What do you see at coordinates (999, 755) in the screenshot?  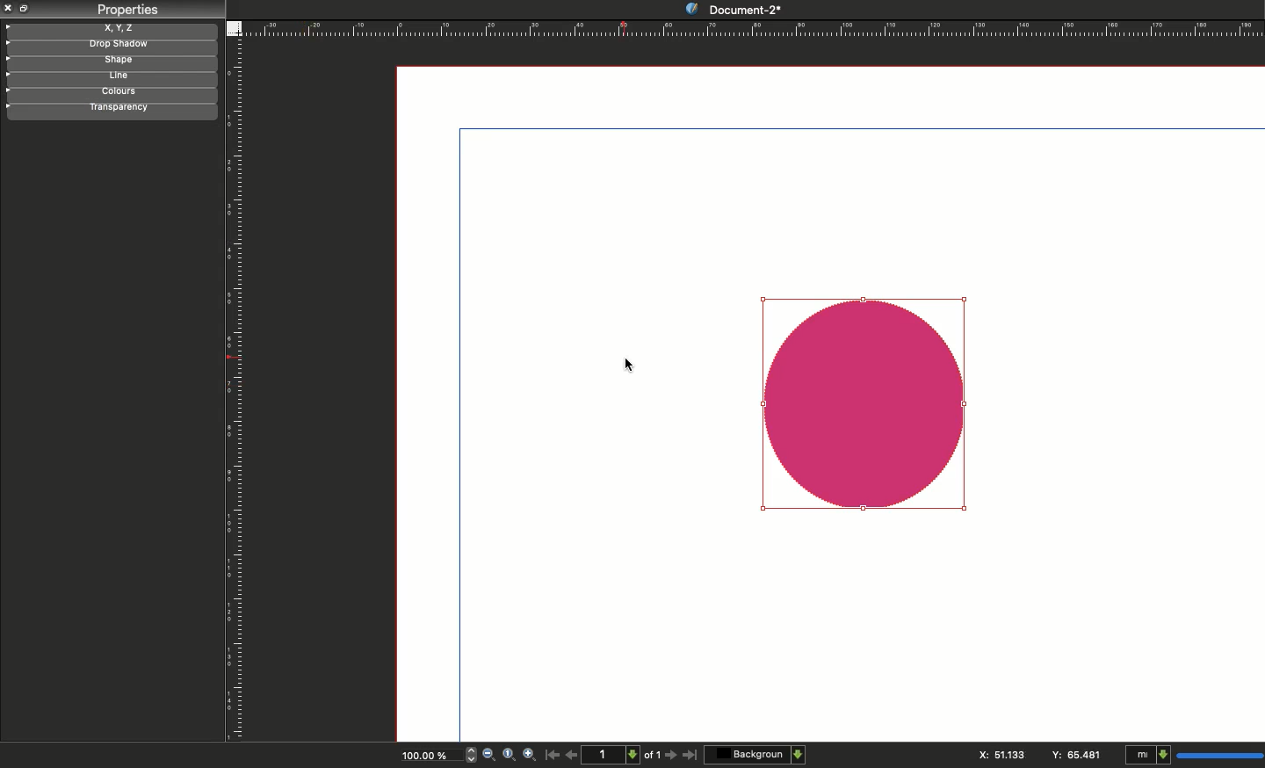 I see `X: 115.544` at bounding box center [999, 755].